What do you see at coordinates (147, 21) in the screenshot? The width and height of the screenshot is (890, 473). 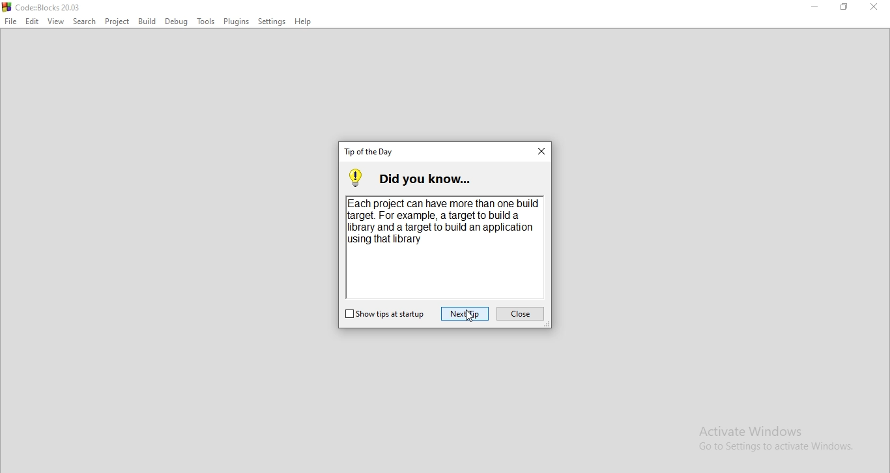 I see `Build ` at bounding box center [147, 21].